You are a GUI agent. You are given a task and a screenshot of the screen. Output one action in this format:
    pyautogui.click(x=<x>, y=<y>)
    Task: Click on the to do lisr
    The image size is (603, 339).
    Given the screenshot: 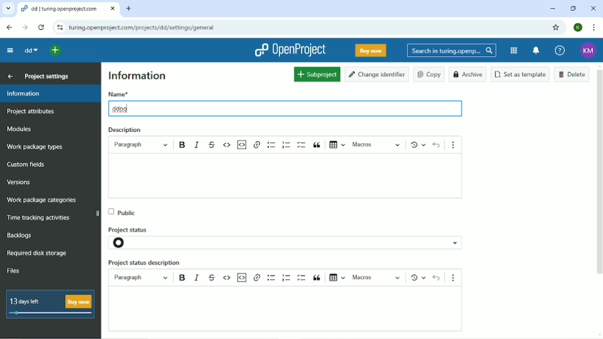 What is the action you would take?
    pyautogui.click(x=302, y=277)
    